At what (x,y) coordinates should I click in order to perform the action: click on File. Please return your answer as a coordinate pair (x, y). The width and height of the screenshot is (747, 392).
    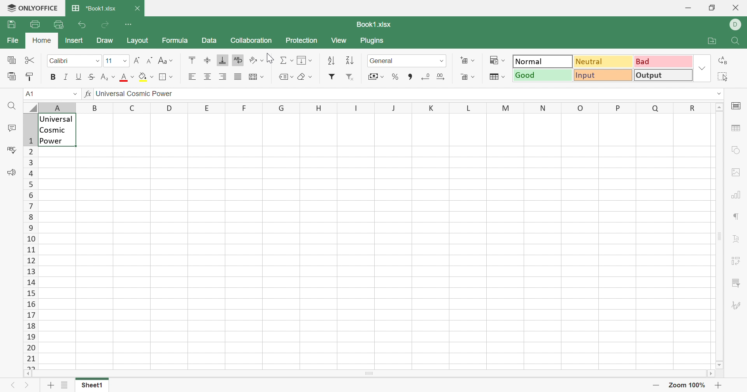
    Looking at the image, I should click on (13, 41).